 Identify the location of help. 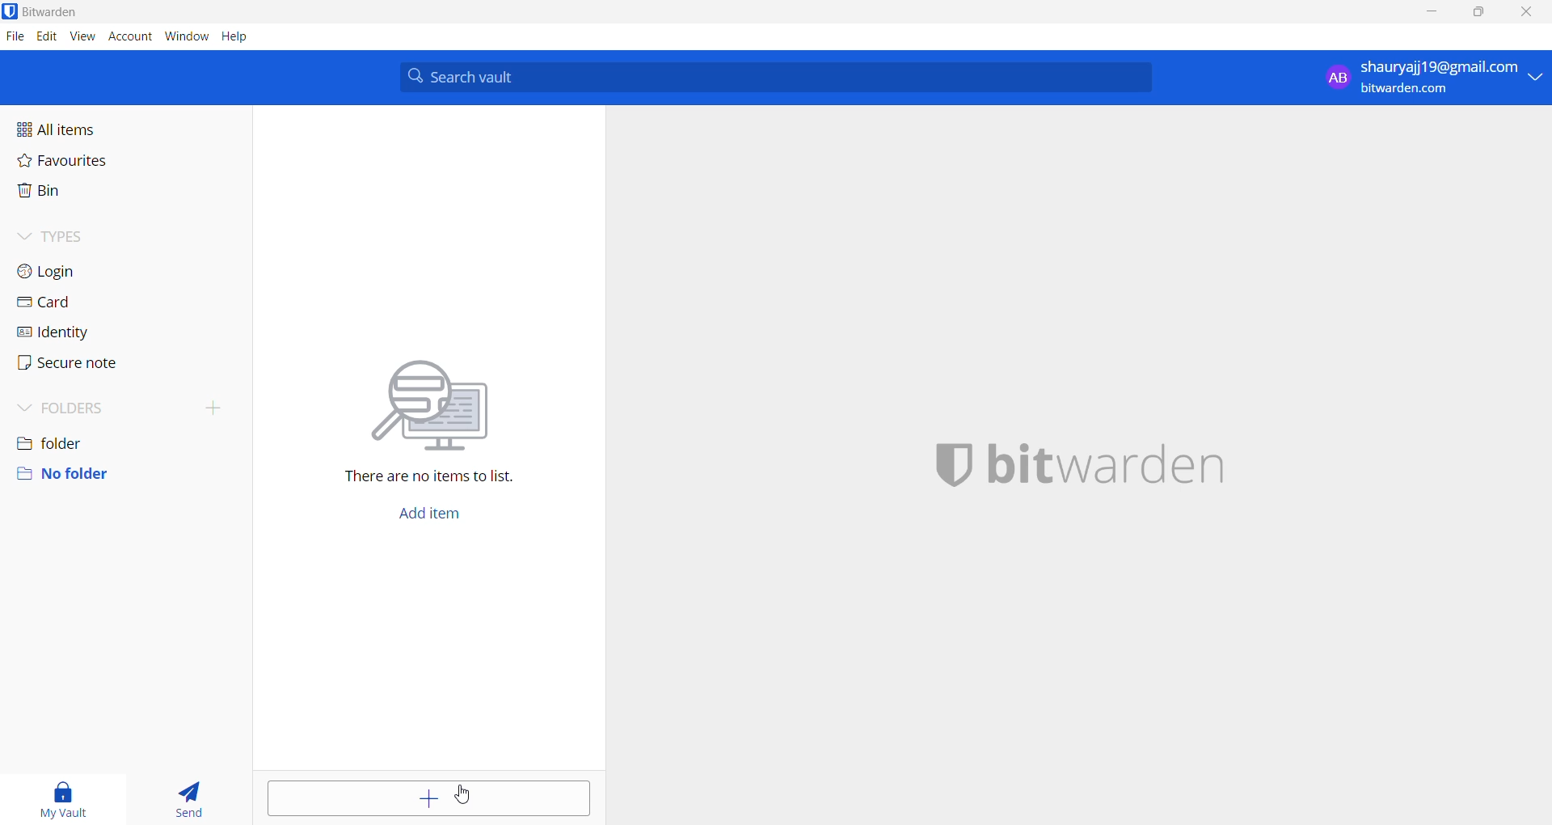
(237, 38).